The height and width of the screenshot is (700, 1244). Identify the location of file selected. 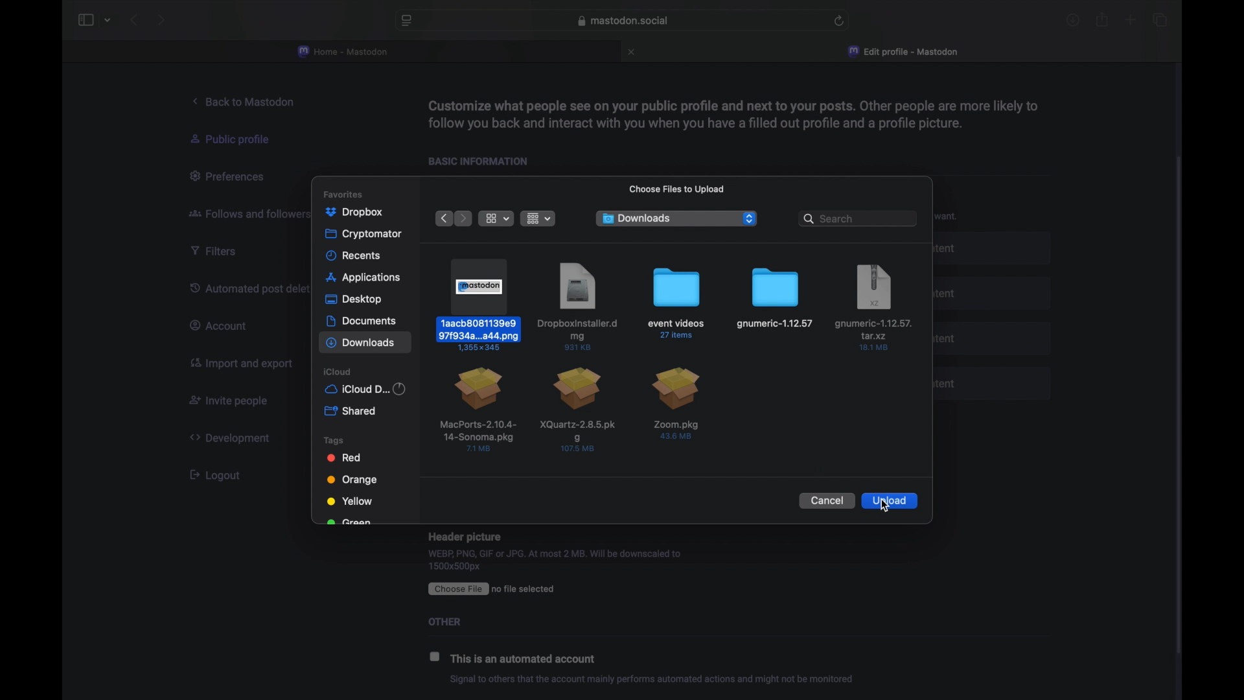
(481, 304).